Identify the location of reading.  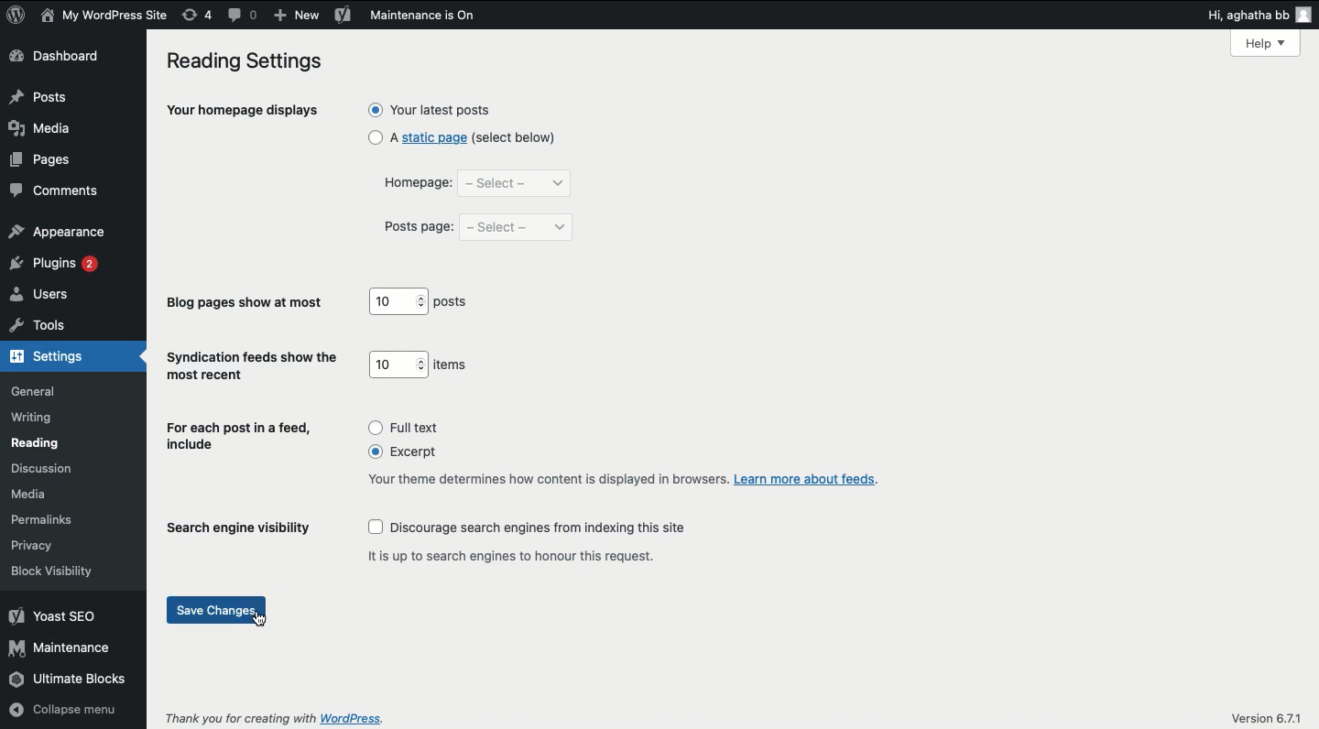
(38, 442).